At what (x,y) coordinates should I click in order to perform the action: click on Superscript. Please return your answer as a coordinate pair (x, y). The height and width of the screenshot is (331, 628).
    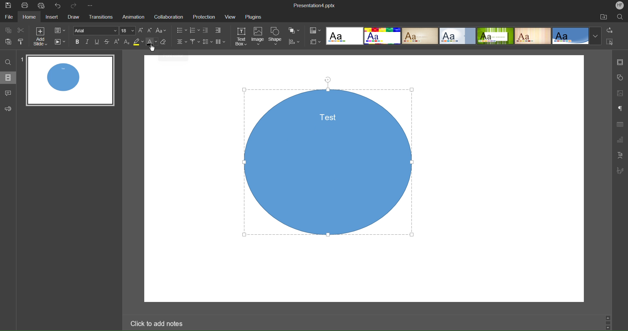
    Looking at the image, I should click on (118, 42).